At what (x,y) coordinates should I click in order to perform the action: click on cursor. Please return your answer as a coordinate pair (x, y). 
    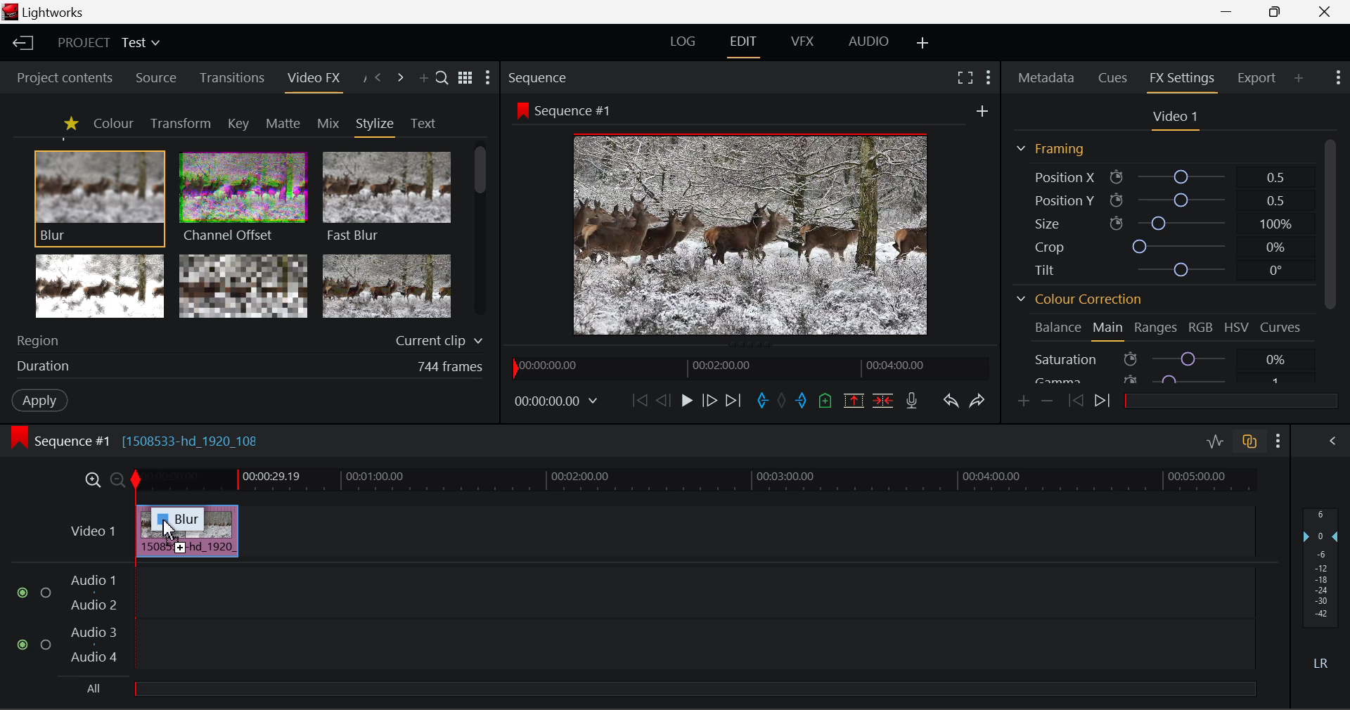
    Looking at the image, I should click on (169, 529).